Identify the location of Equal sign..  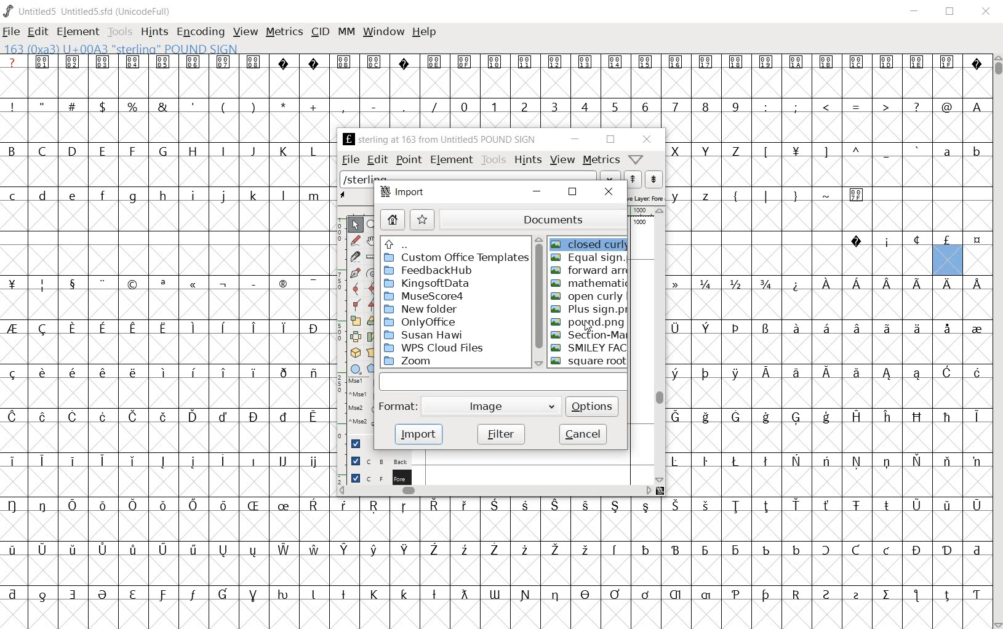
(588, 258).